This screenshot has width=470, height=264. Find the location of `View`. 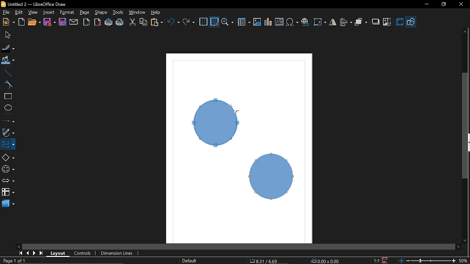

View is located at coordinates (33, 12).